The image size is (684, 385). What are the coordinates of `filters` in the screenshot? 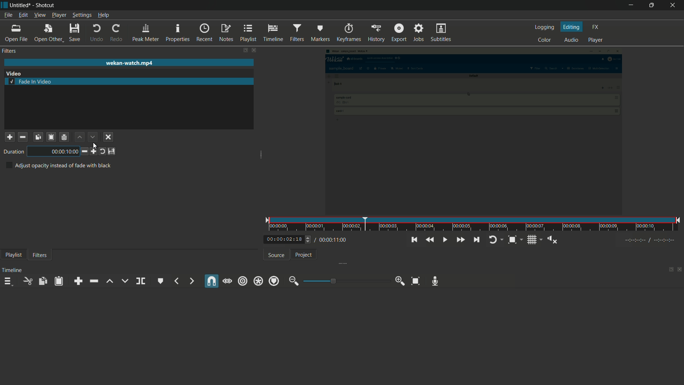 It's located at (296, 32).